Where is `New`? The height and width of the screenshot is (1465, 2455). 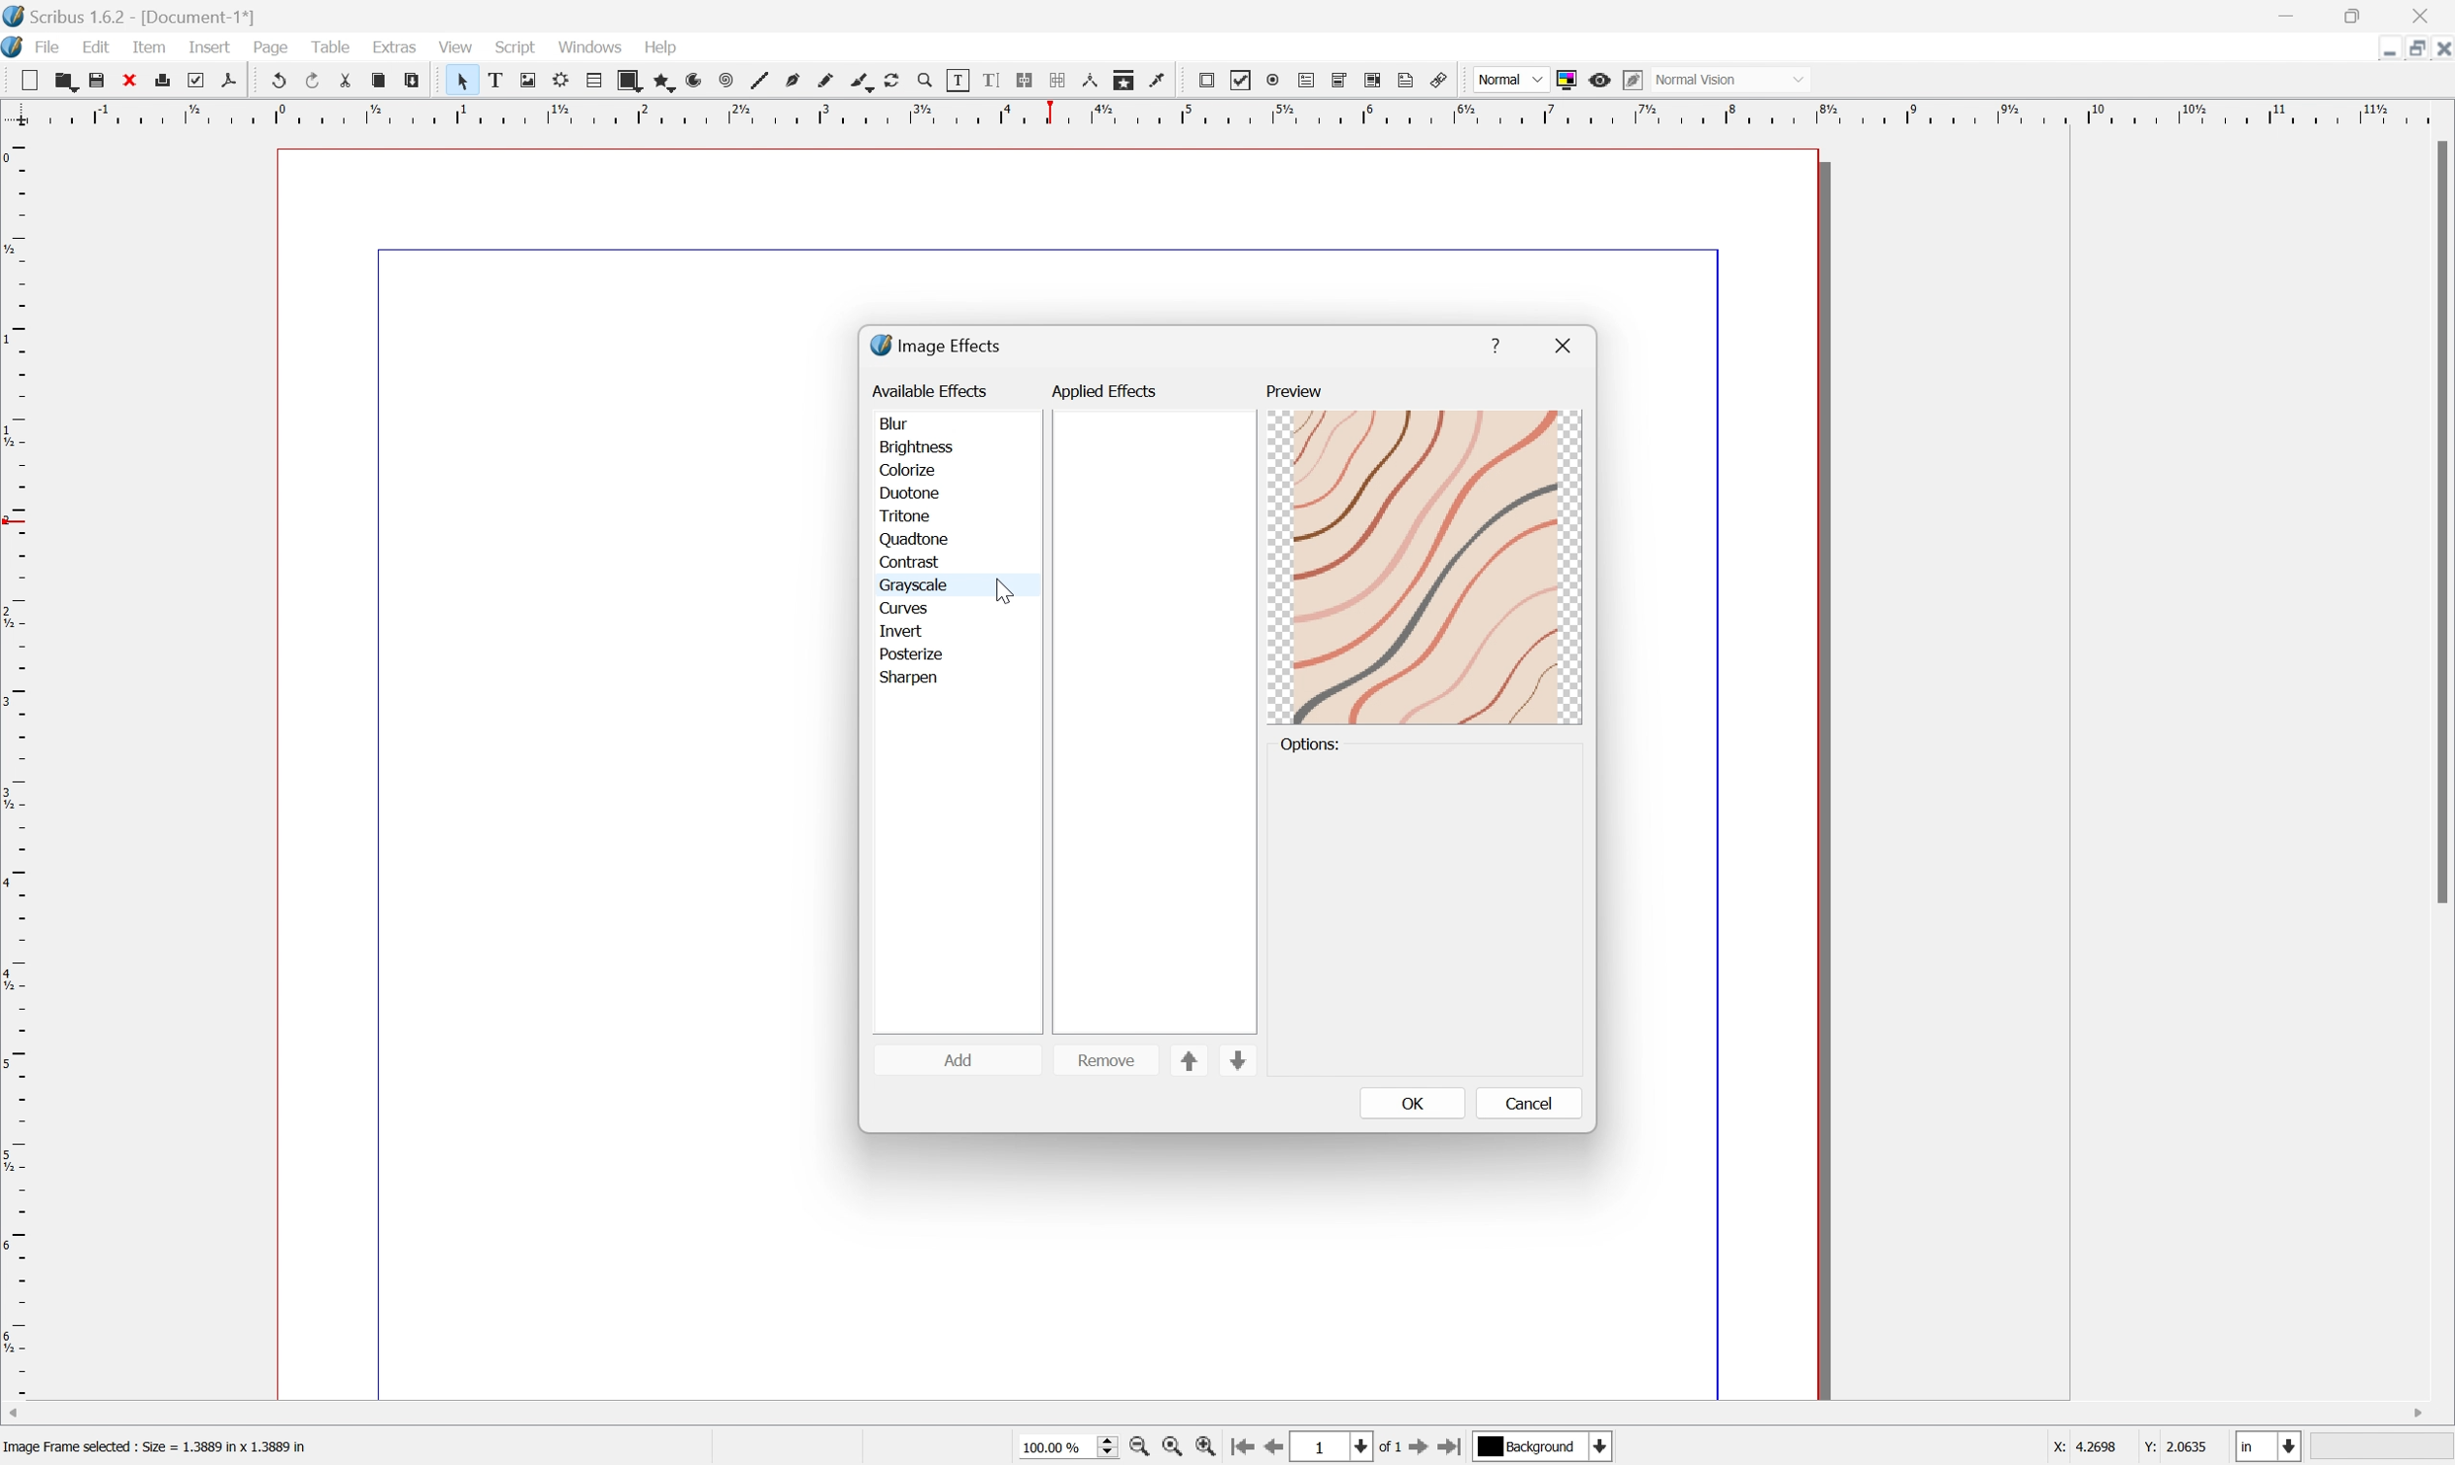 New is located at coordinates (34, 82).